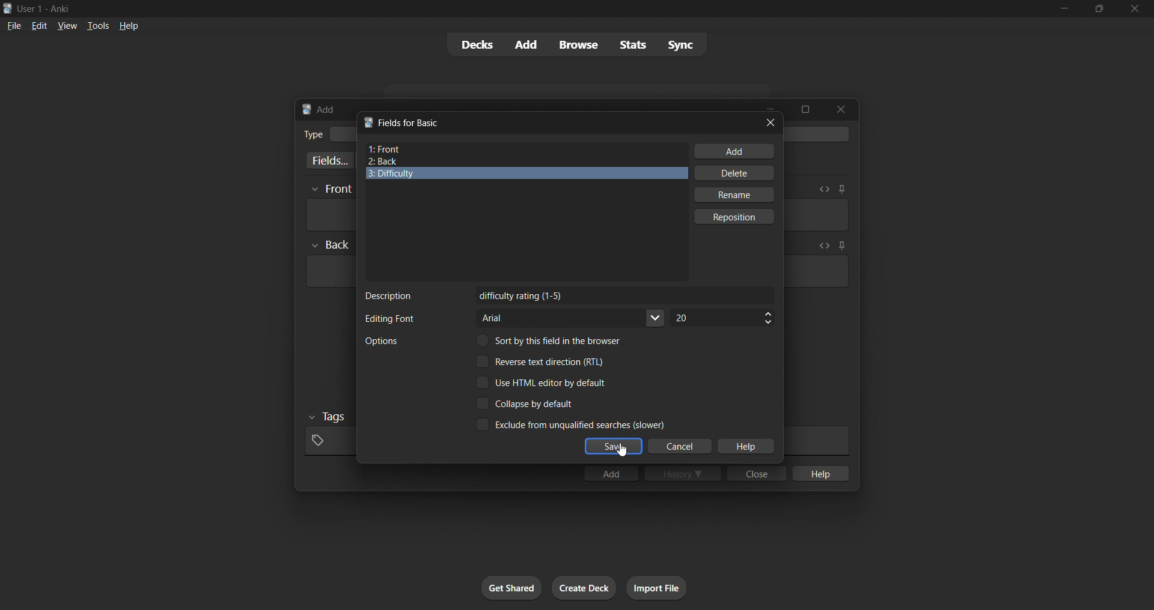 The height and width of the screenshot is (610, 1154). Describe the element at coordinates (40, 25) in the screenshot. I see `edit` at that location.